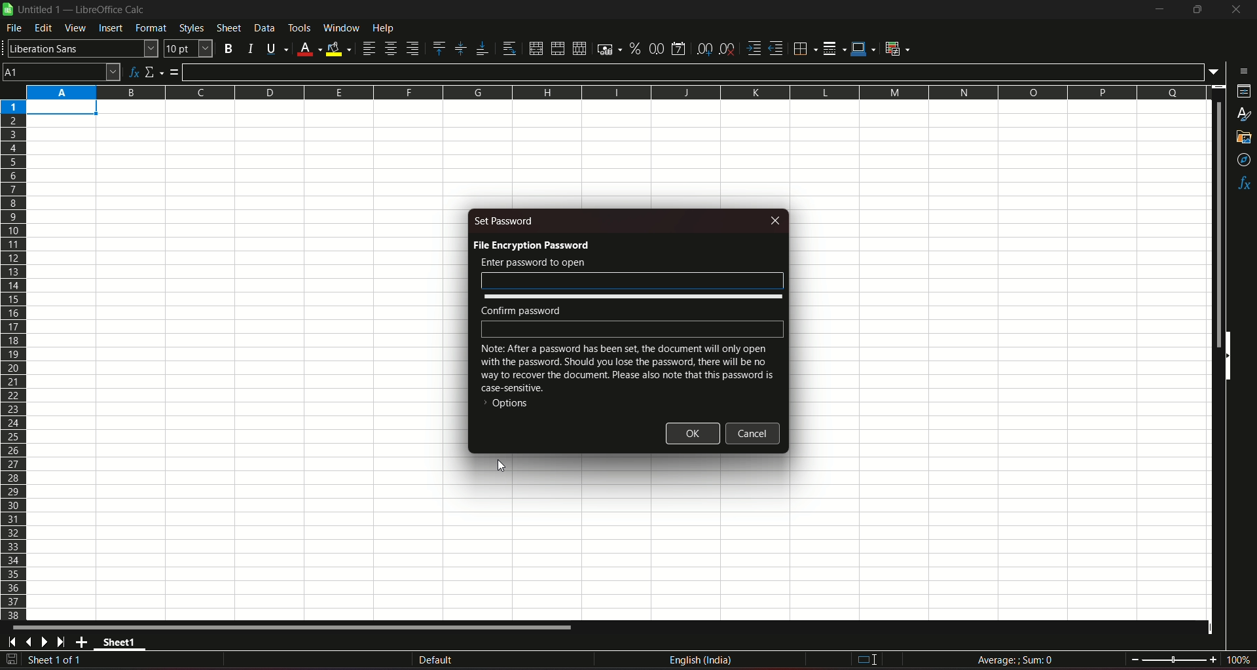 The height and width of the screenshot is (670, 1257). I want to click on Format, so click(151, 29).